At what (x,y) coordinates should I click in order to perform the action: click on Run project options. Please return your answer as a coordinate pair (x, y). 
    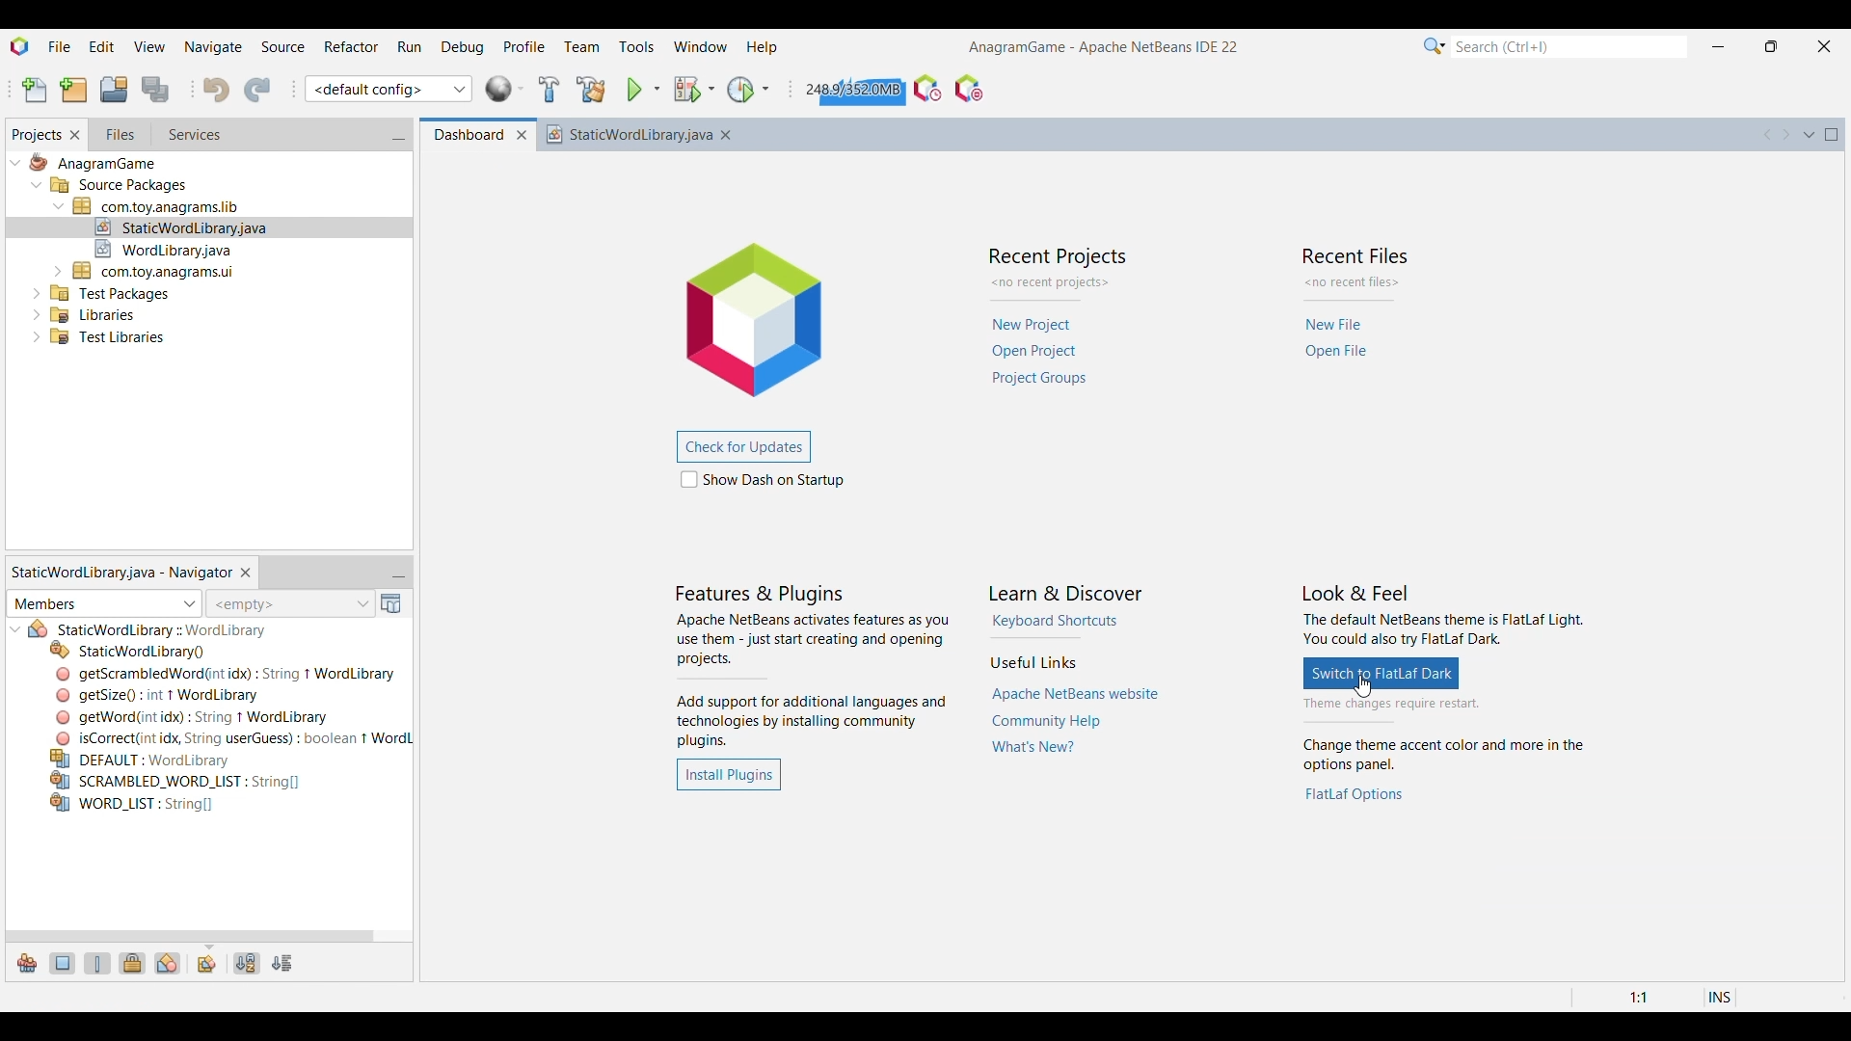
    Looking at the image, I should click on (657, 89).